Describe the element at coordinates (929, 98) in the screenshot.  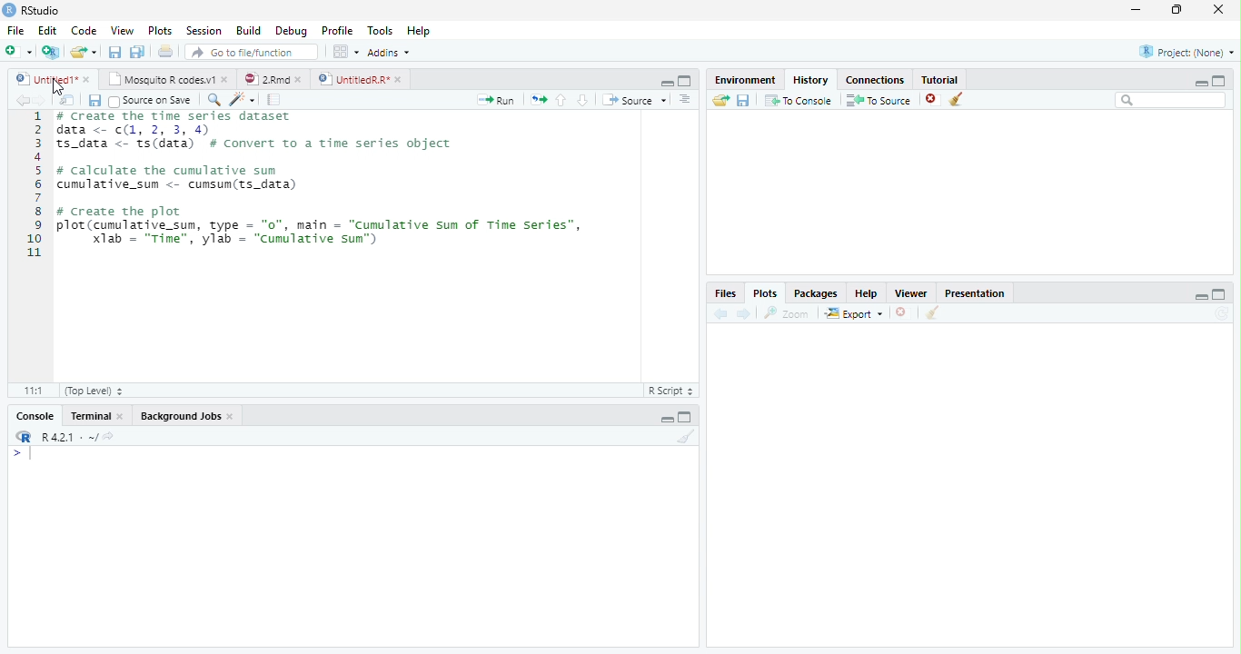
I see `Delete` at that location.